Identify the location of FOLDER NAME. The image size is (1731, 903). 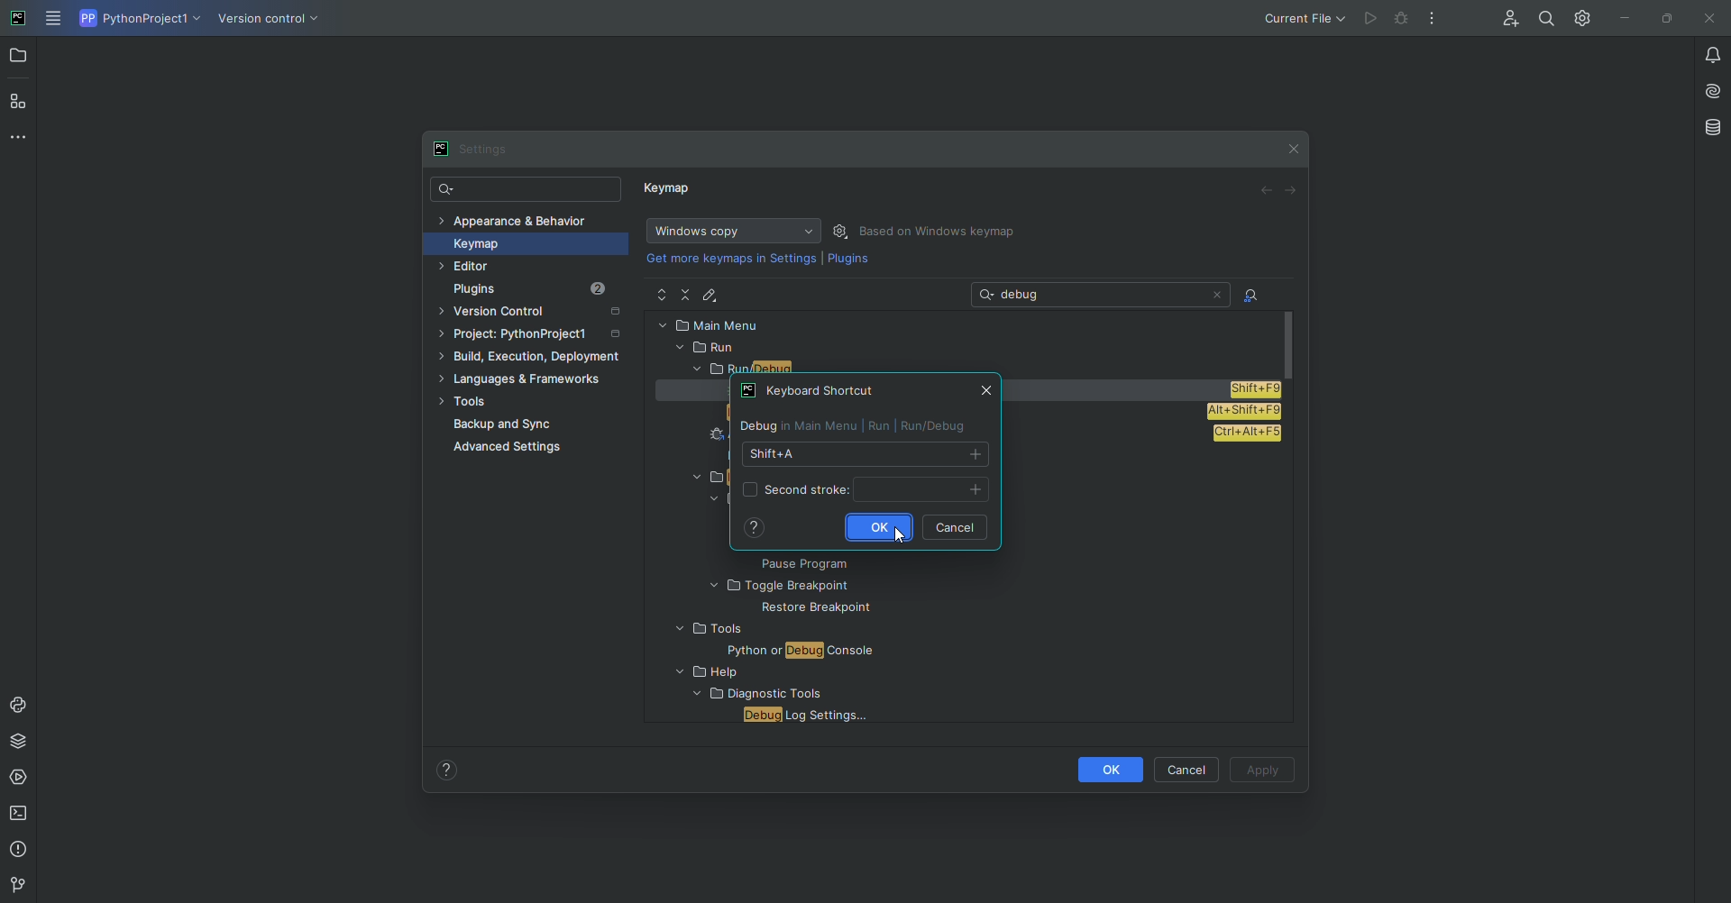
(754, 630).